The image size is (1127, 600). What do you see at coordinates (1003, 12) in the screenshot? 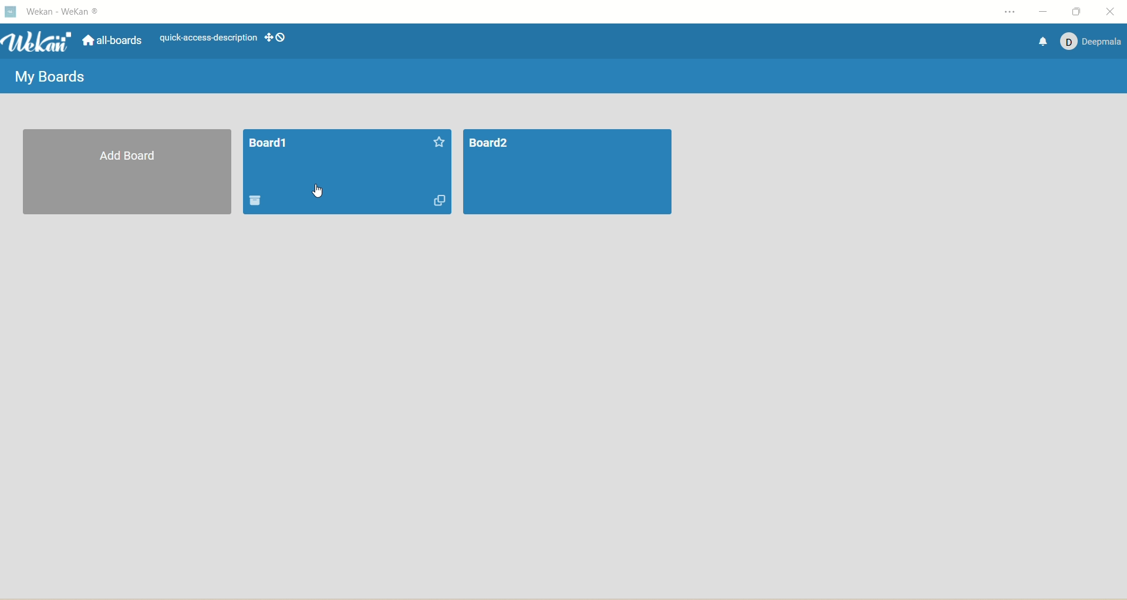
I see `settings and more` at bounding box center [1003, 12].